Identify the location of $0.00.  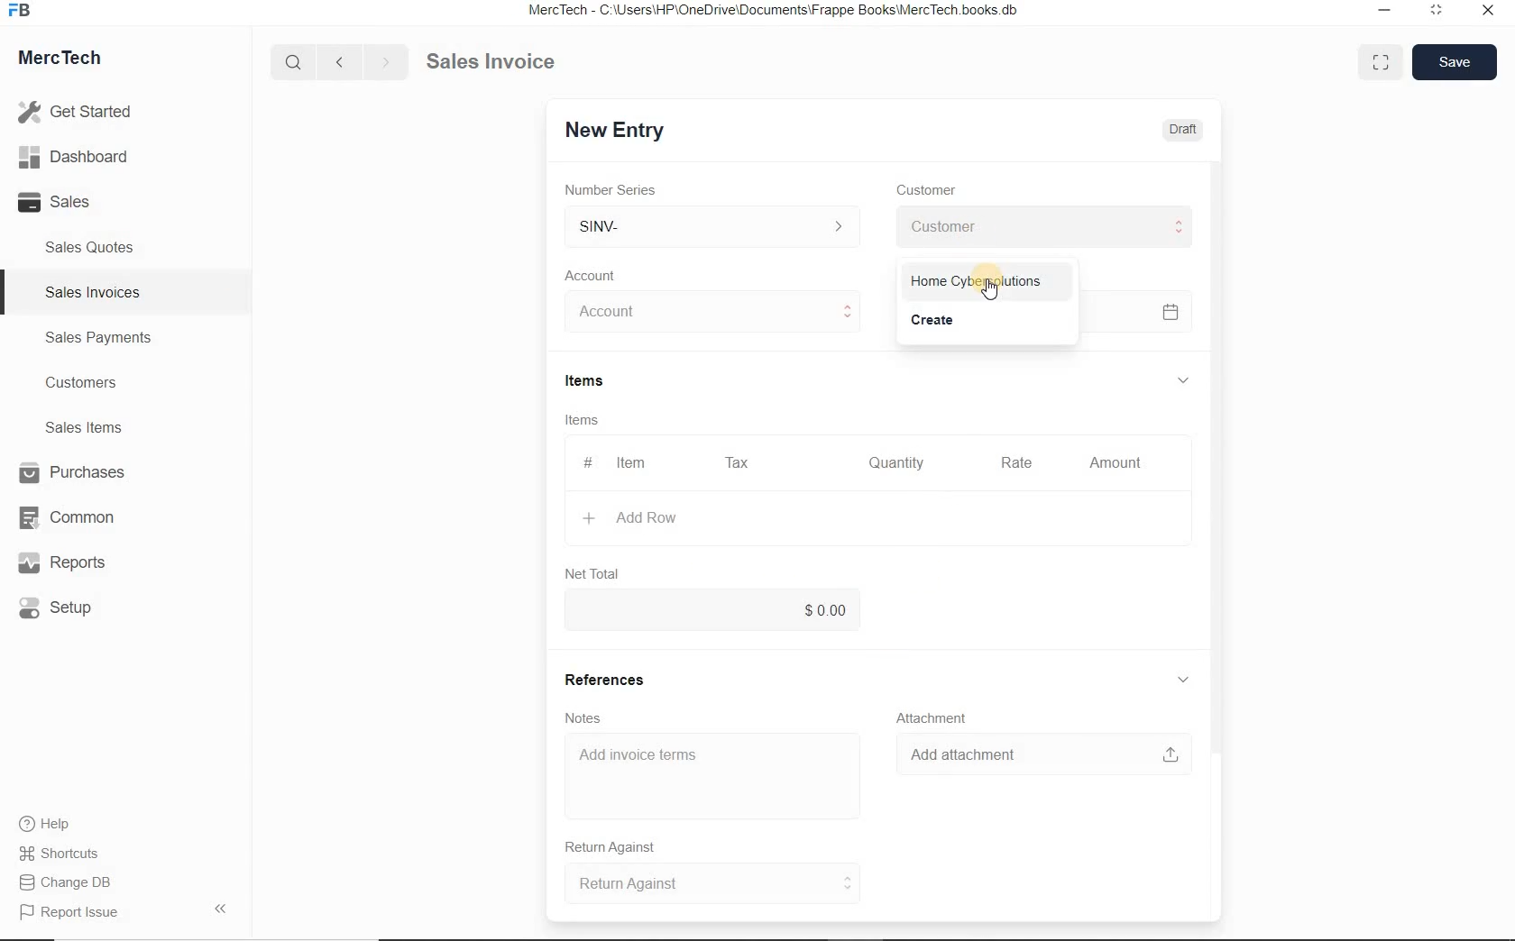
(713, 608).